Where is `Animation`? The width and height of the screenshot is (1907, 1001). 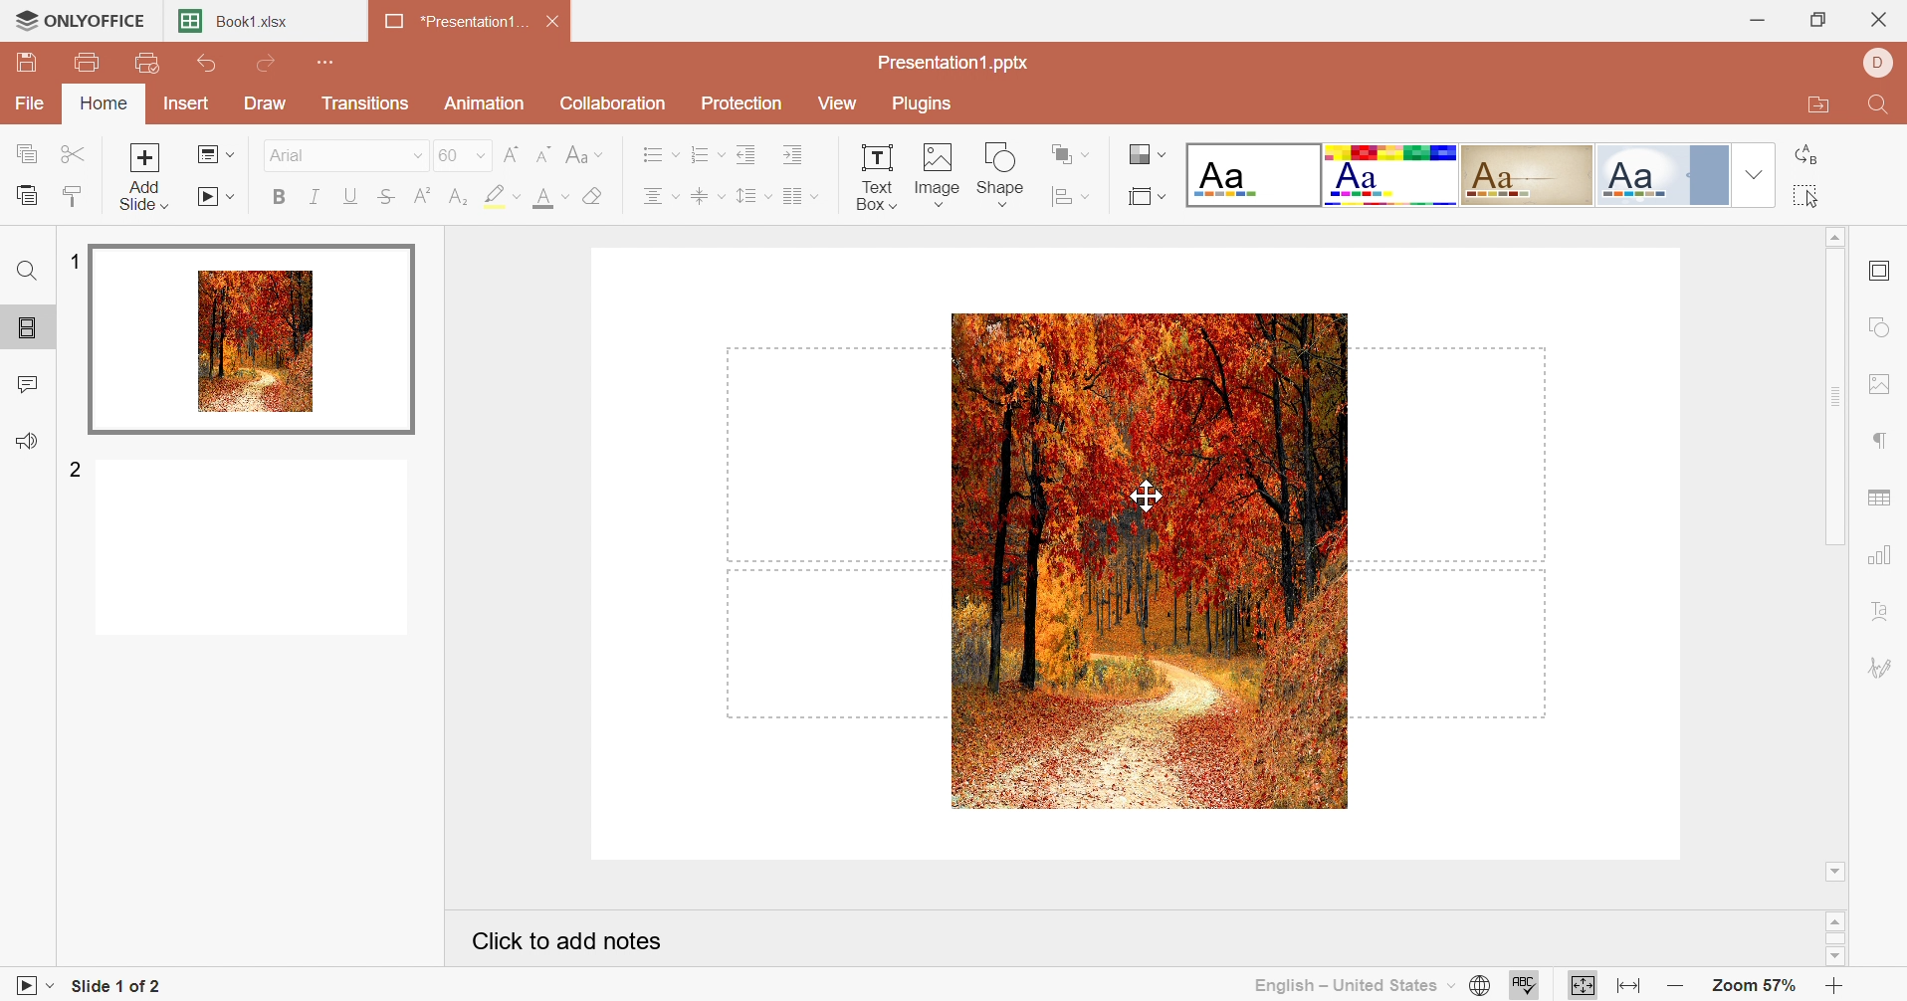
Animation is located at coordinates (488, 103).